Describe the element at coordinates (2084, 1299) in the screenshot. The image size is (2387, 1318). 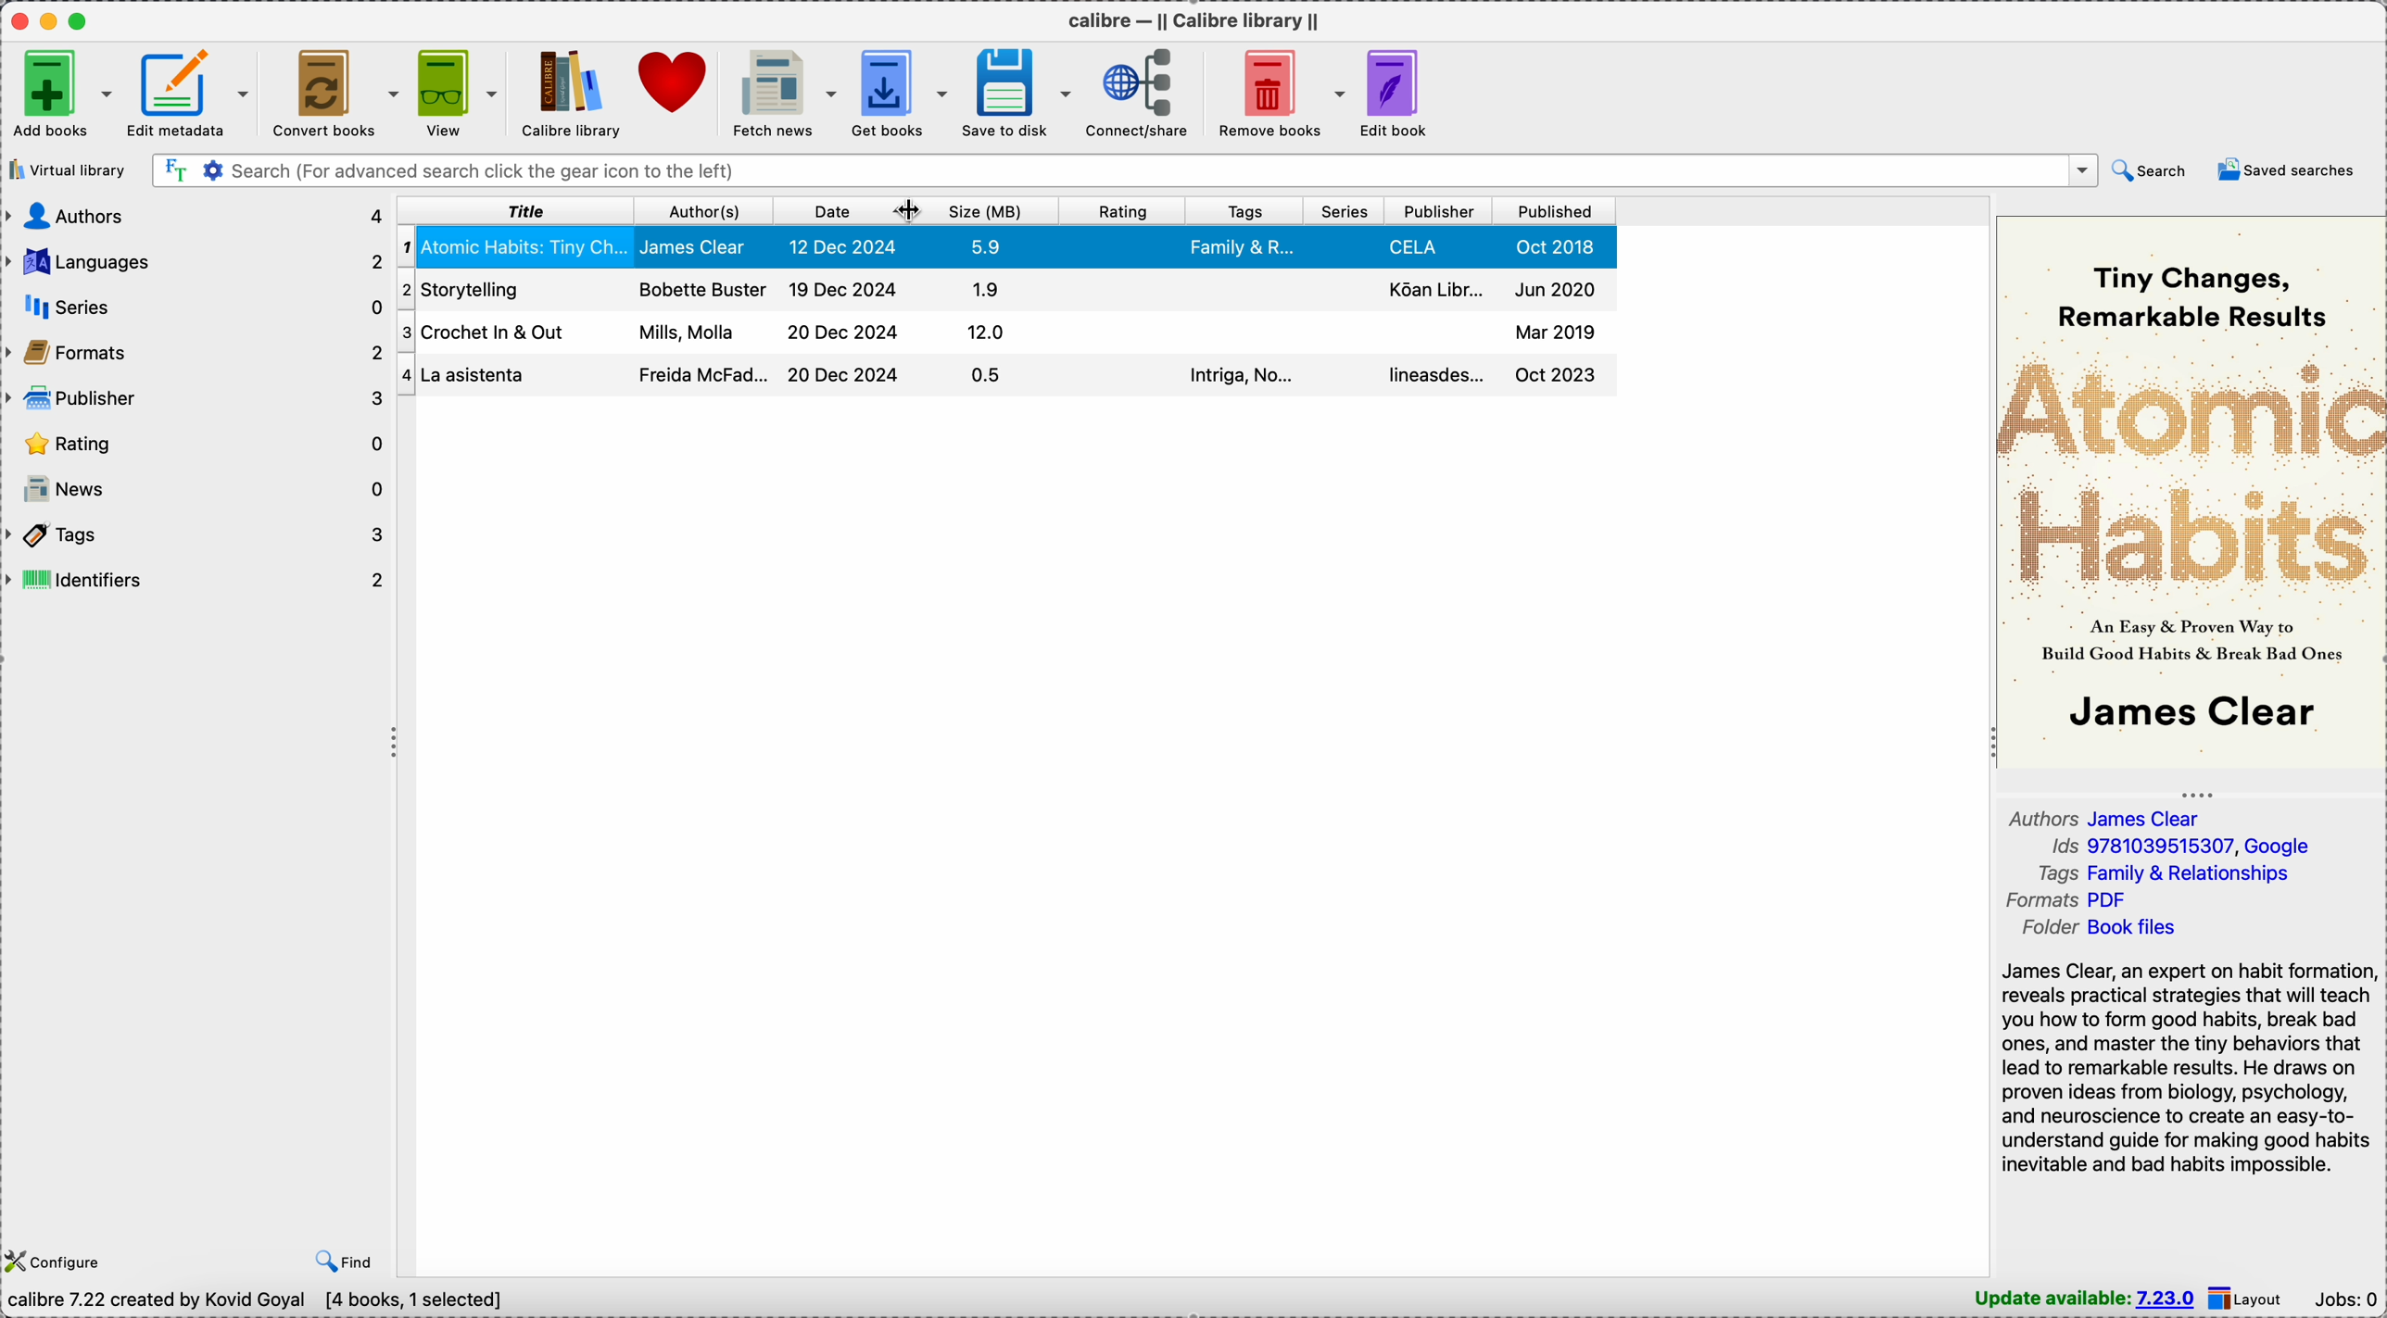
I see `update available: 7.23.0` at that location.